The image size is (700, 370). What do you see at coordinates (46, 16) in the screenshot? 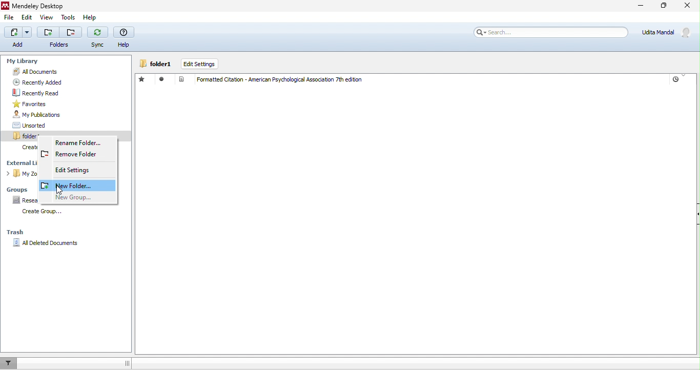
I see `view` at bounding box center [46, 16].